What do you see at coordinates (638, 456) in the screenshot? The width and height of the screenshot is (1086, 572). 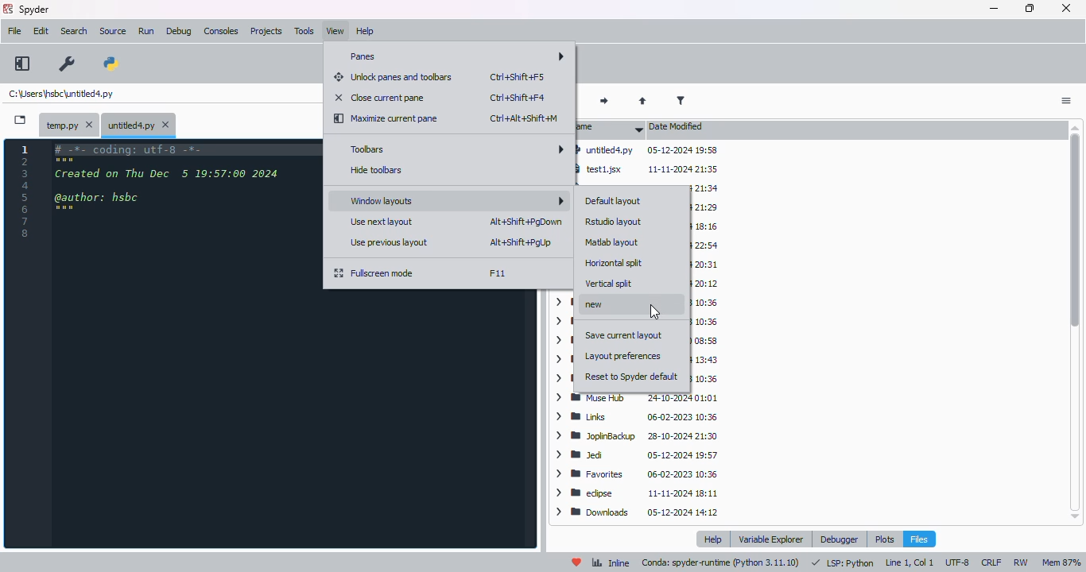 I see `Jedi` at bounding box center [638, 456].